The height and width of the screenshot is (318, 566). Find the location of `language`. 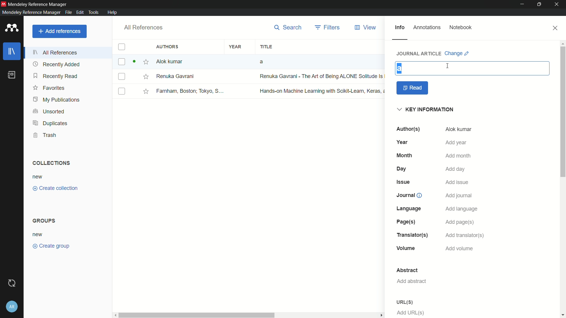

language is located at coordinates (409, 208).